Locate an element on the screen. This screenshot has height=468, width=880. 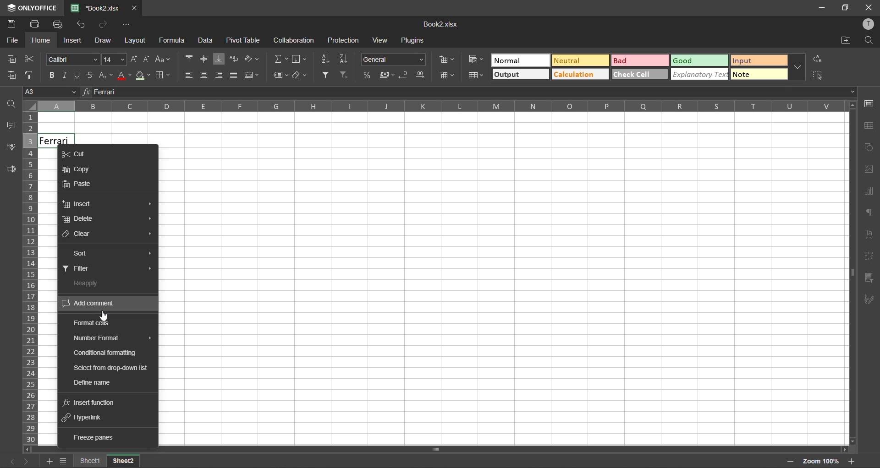
align top is located at coordinates (187, 60).